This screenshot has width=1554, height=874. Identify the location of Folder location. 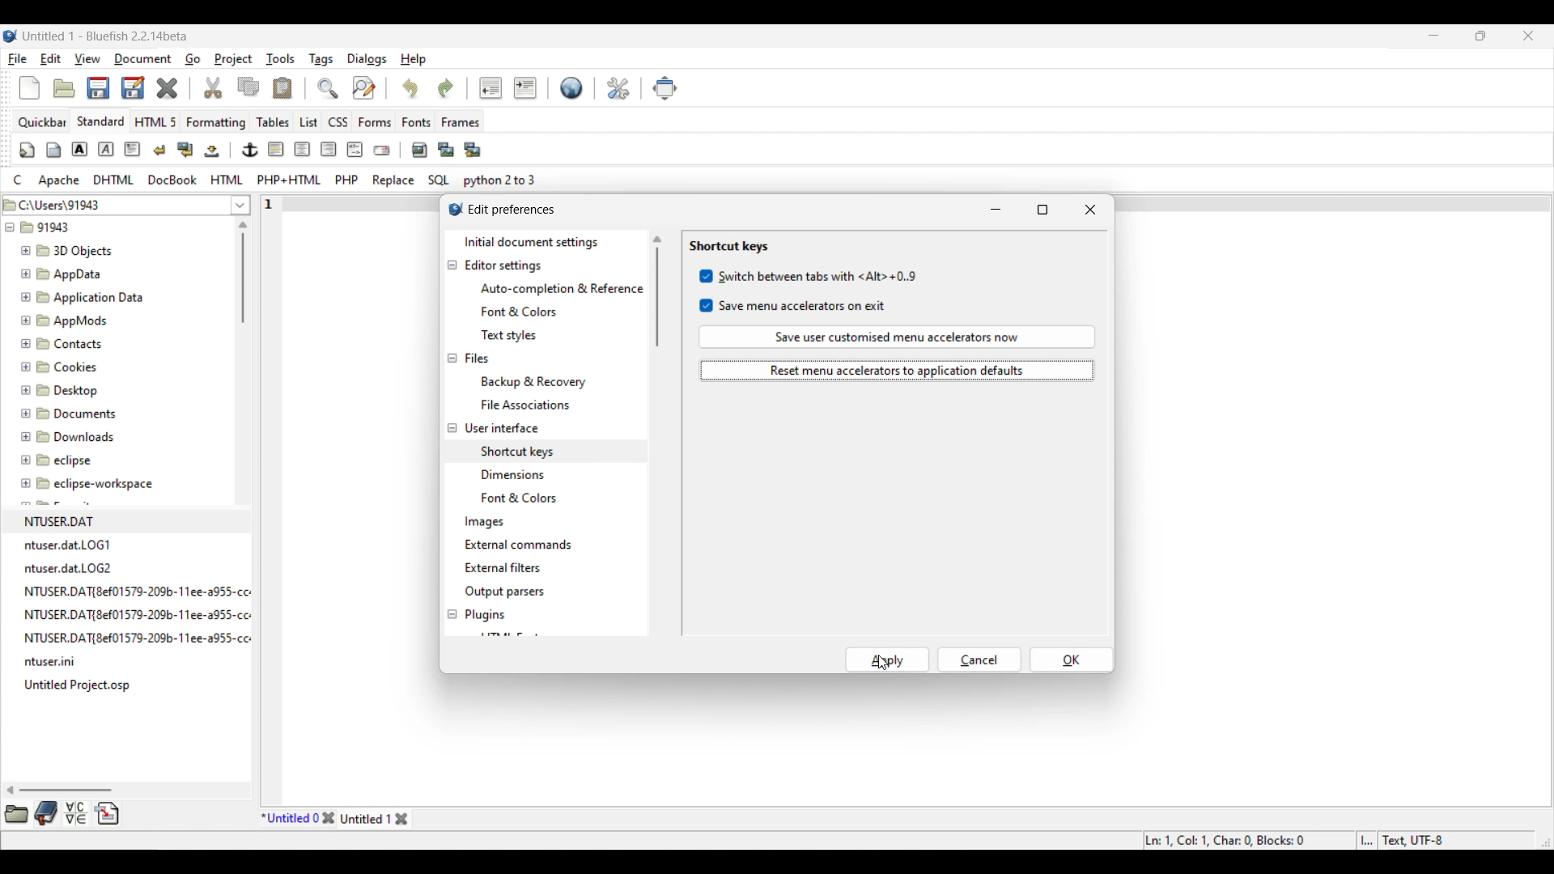
(114, 202).